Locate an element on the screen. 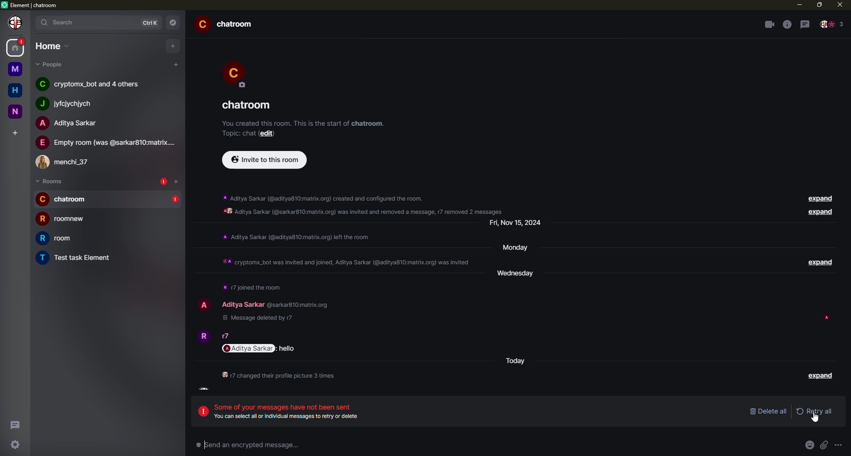 The image size is (851, 456). max is located at coordinates (819, 5).